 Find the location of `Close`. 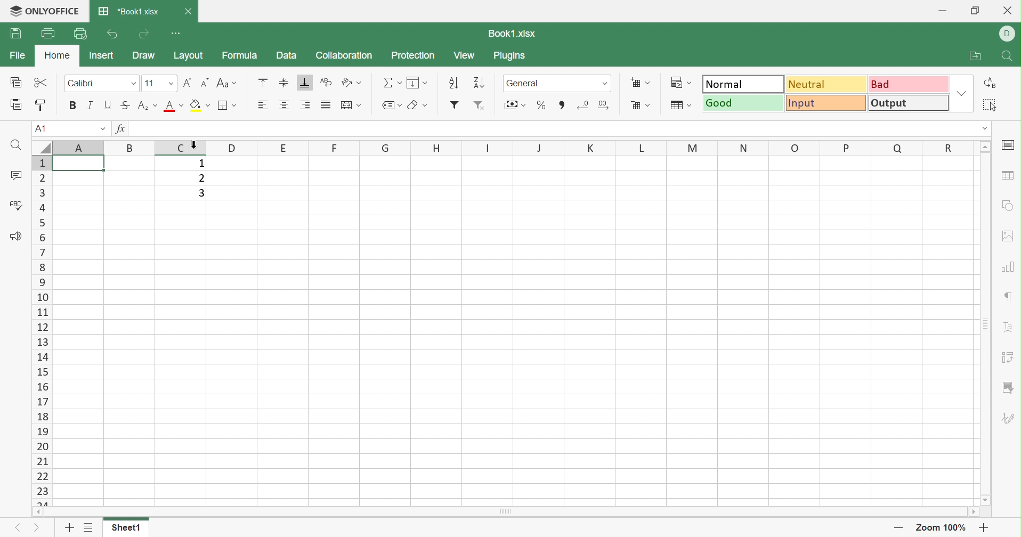

Close is located at coordinates (190, 12).